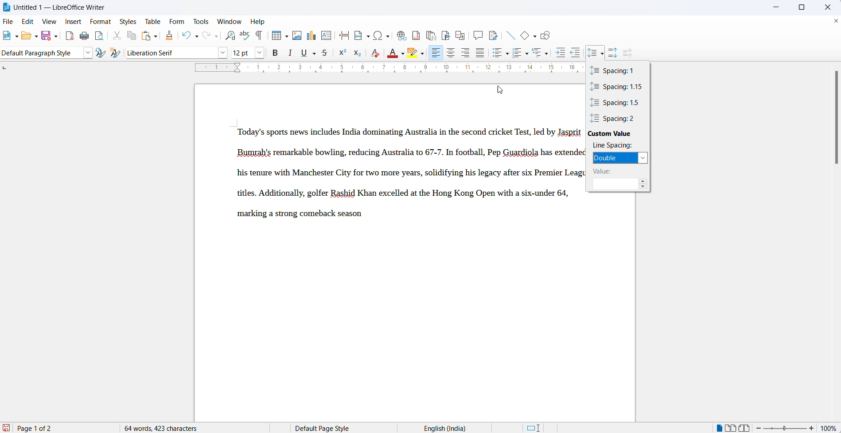 The height and width of the screenshot is (433, 841). Describe the element at coordinates (516, 52) in the screenshot. I see `toggle ordered list` at that location.